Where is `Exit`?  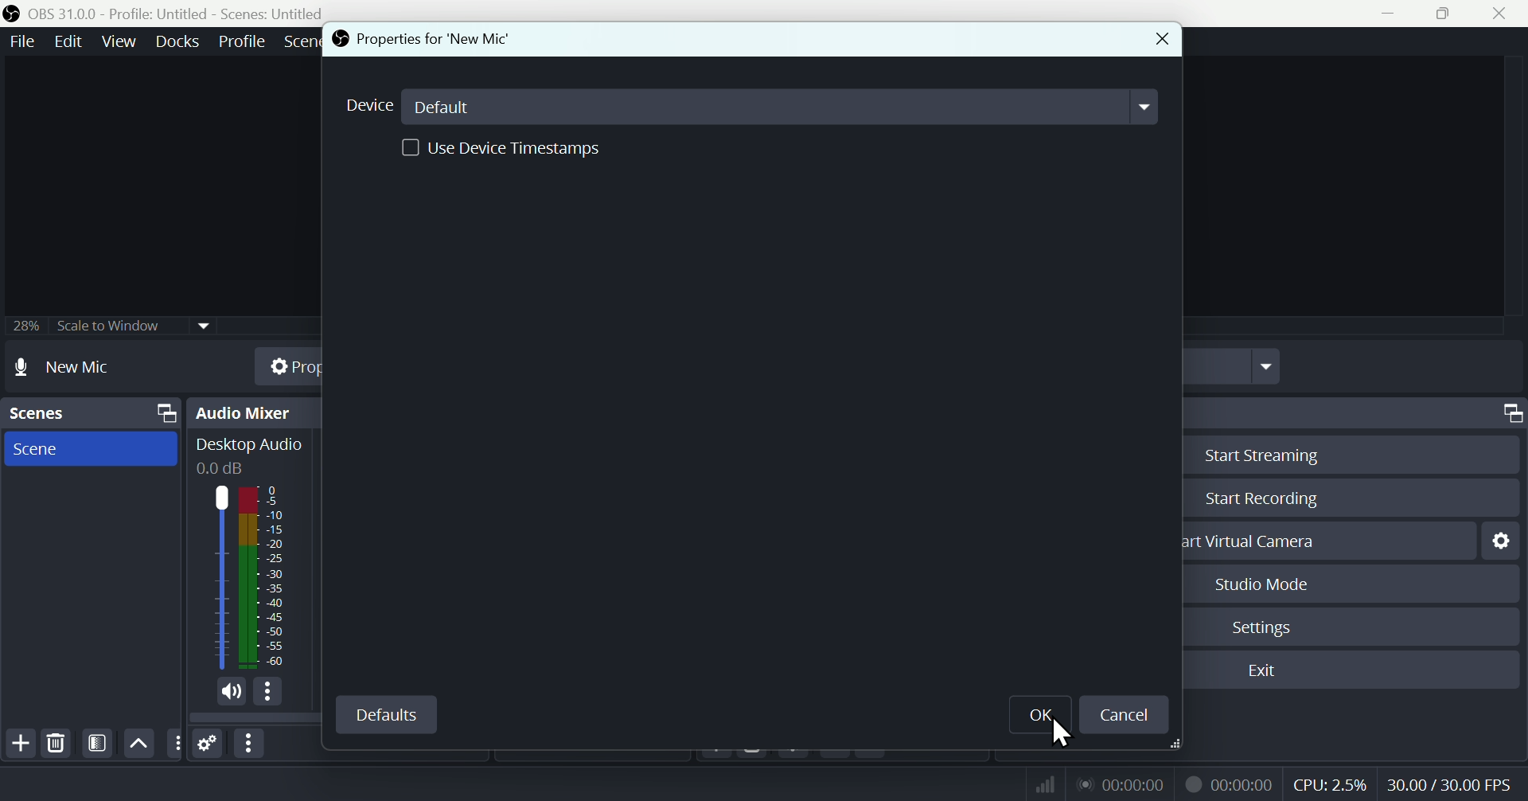
Exit is located at coordinates (1271, 670).